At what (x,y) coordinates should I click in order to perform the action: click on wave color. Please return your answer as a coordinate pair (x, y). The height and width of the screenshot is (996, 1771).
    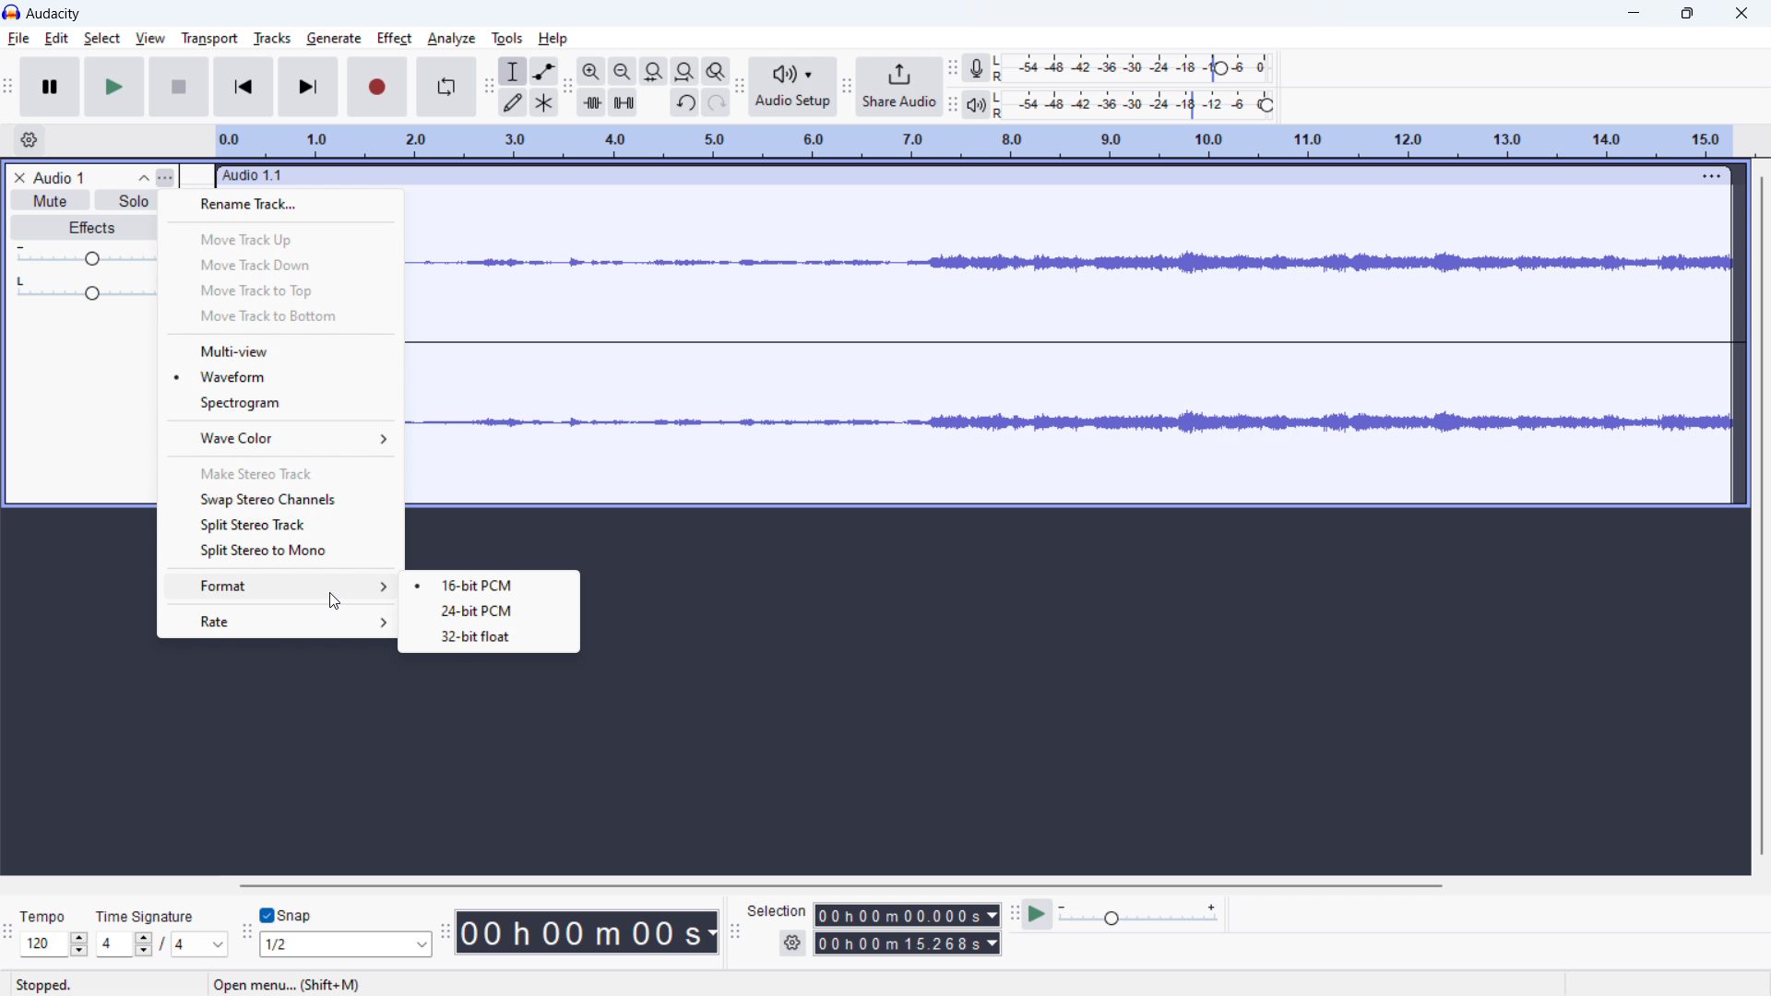
    Looking at the image, I should click on (281, 438).